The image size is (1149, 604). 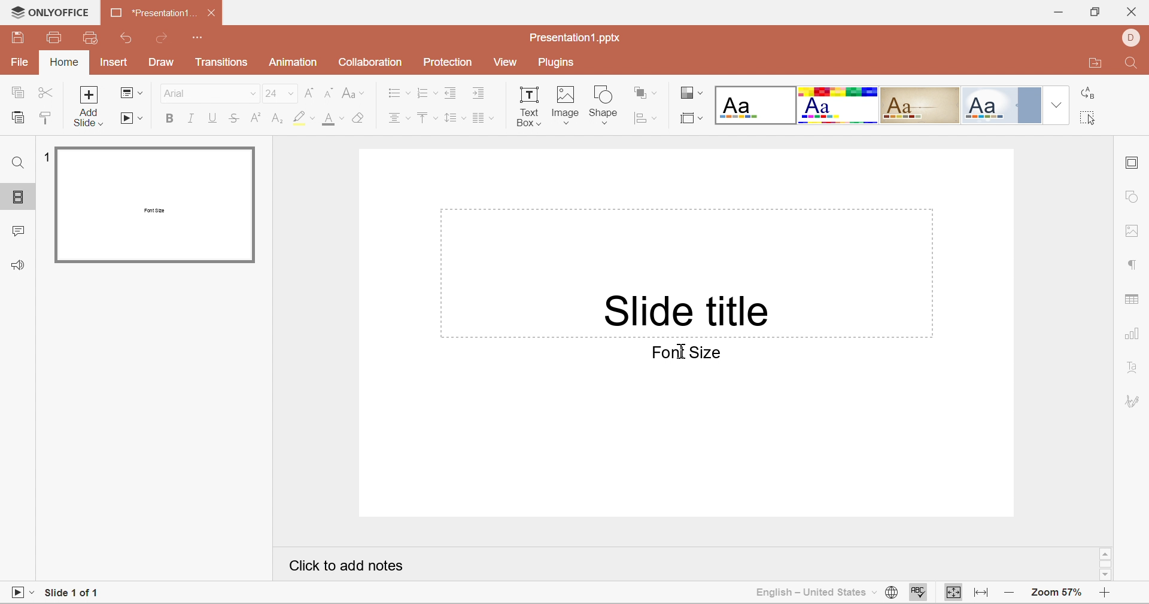 I want to click on Scroll Up, so click(x=1107, y=552).